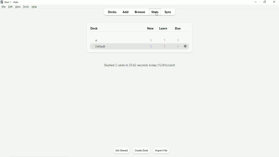 The width and height of the screenshot is (279, 157). What do you see at coordinates (4, 7) in the screenshot?
I see `File` at bounding box center [4, 7].